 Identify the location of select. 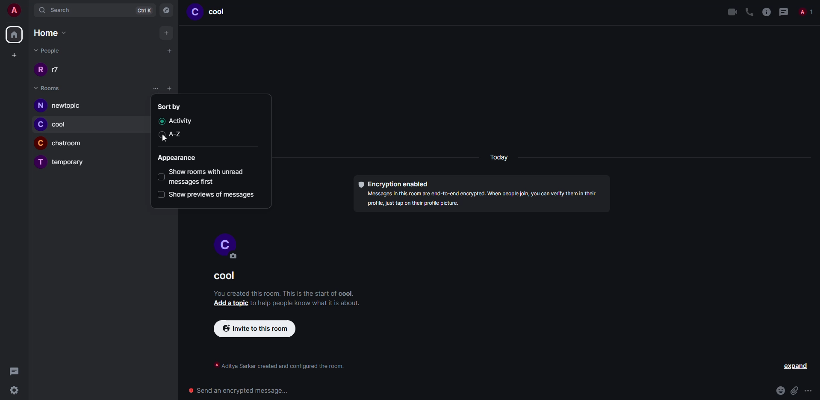
(159, 194).